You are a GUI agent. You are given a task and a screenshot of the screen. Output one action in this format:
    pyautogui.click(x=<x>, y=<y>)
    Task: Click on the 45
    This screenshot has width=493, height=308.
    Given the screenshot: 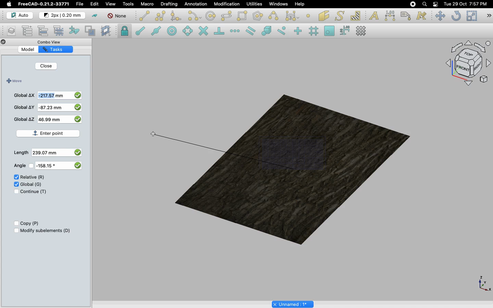 What is the action you would take?
    pyautogui.click(x=46, y=166)
    